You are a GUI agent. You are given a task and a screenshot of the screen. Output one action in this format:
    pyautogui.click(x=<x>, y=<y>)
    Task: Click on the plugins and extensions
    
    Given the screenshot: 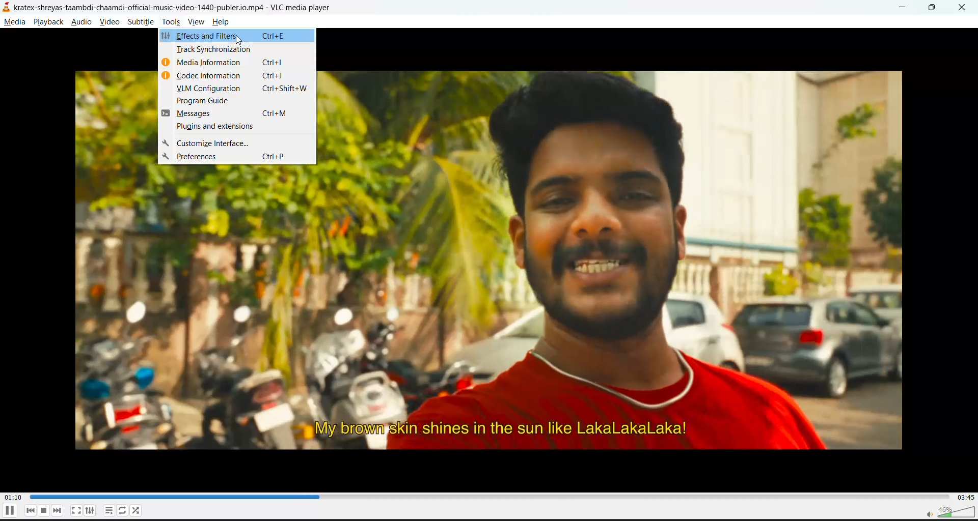 What is the action you would take?
    pyautogui.click(x=216, y=128)
    